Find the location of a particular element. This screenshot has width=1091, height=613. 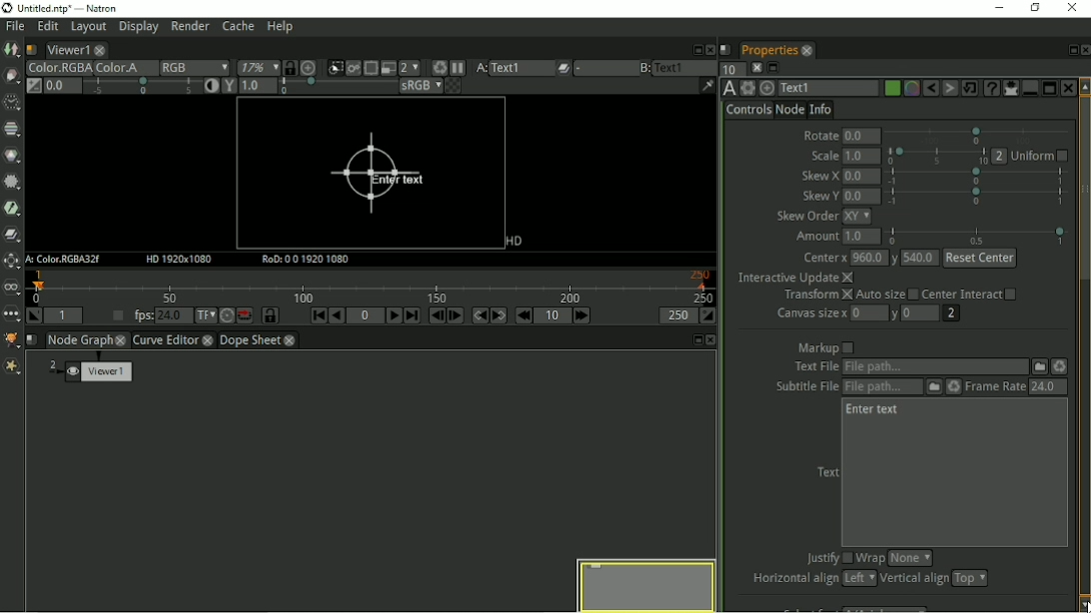

selection bar is located at coordinates (936, 156).